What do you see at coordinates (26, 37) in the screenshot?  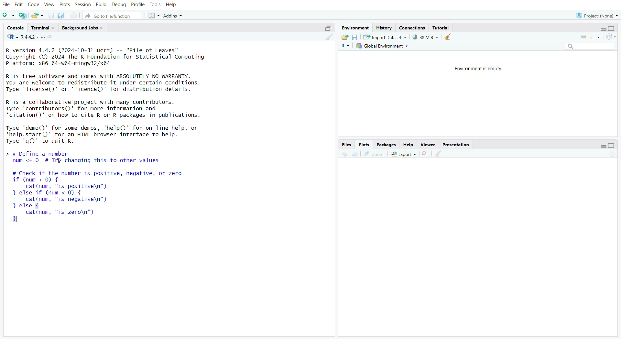 I see `R 4.4.2` at bounding box center [26, 37].